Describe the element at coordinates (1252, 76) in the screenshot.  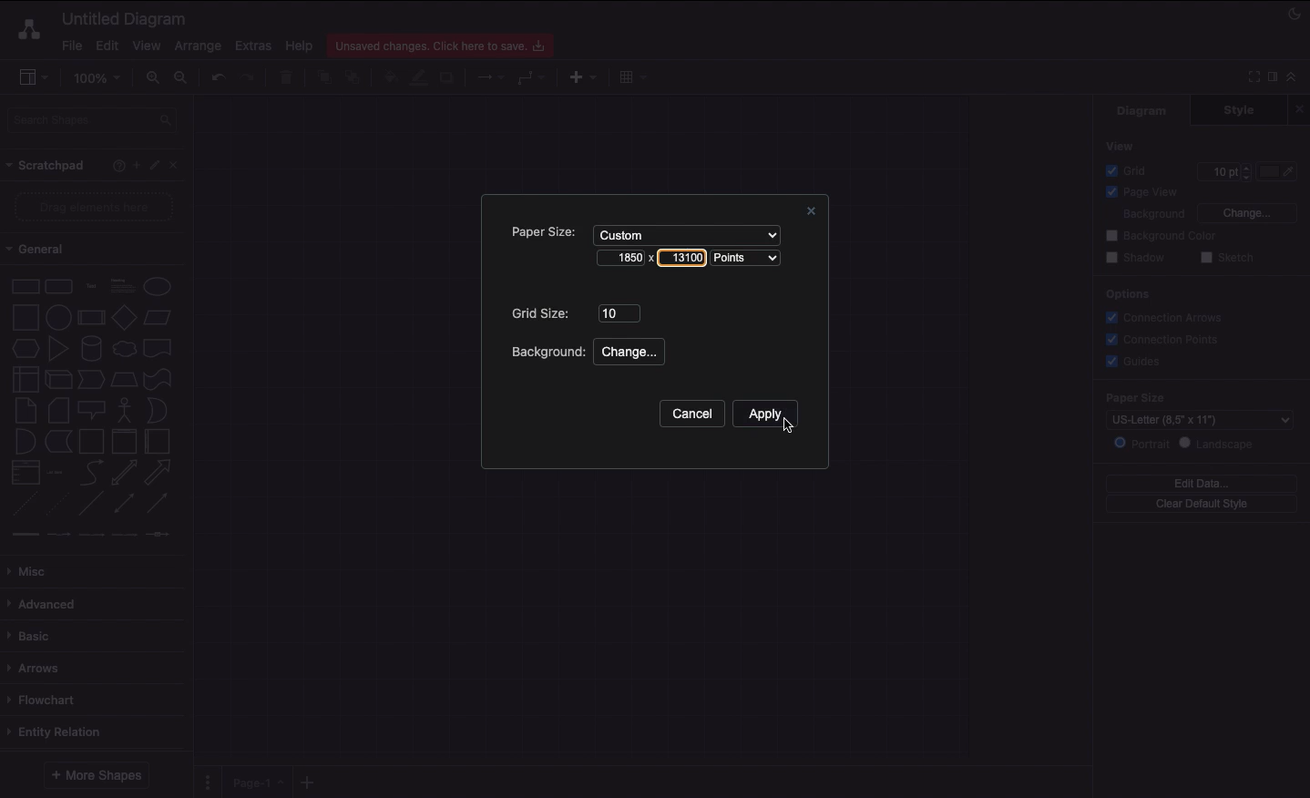
I see `Full screen` at that location.